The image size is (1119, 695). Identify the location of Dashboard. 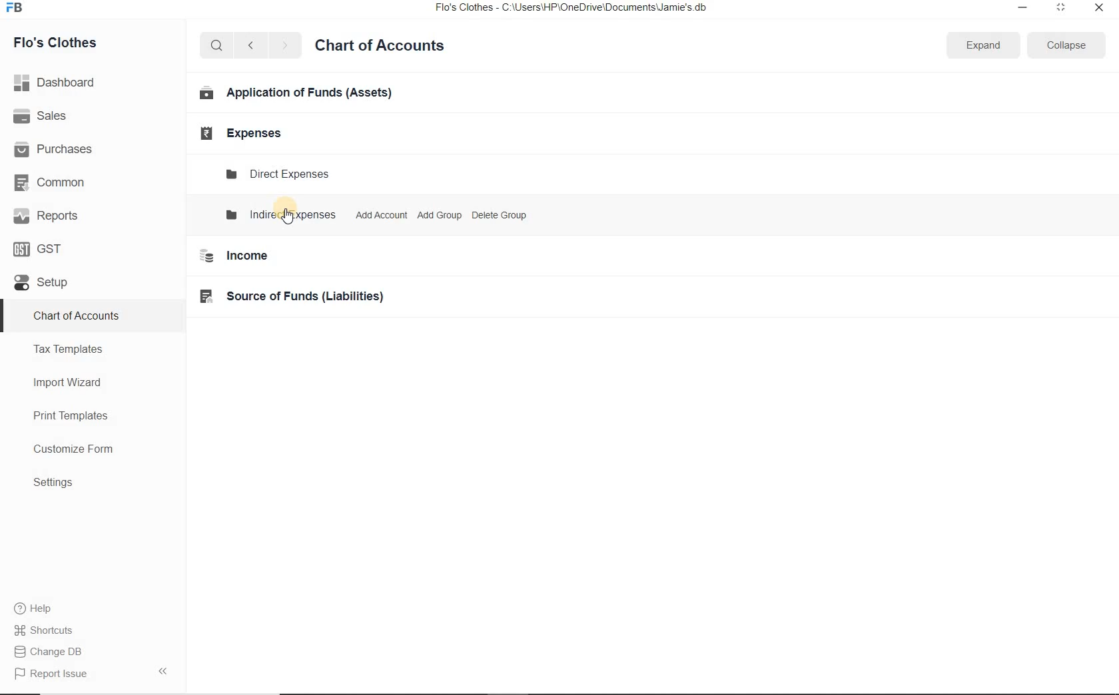
(57, 81).